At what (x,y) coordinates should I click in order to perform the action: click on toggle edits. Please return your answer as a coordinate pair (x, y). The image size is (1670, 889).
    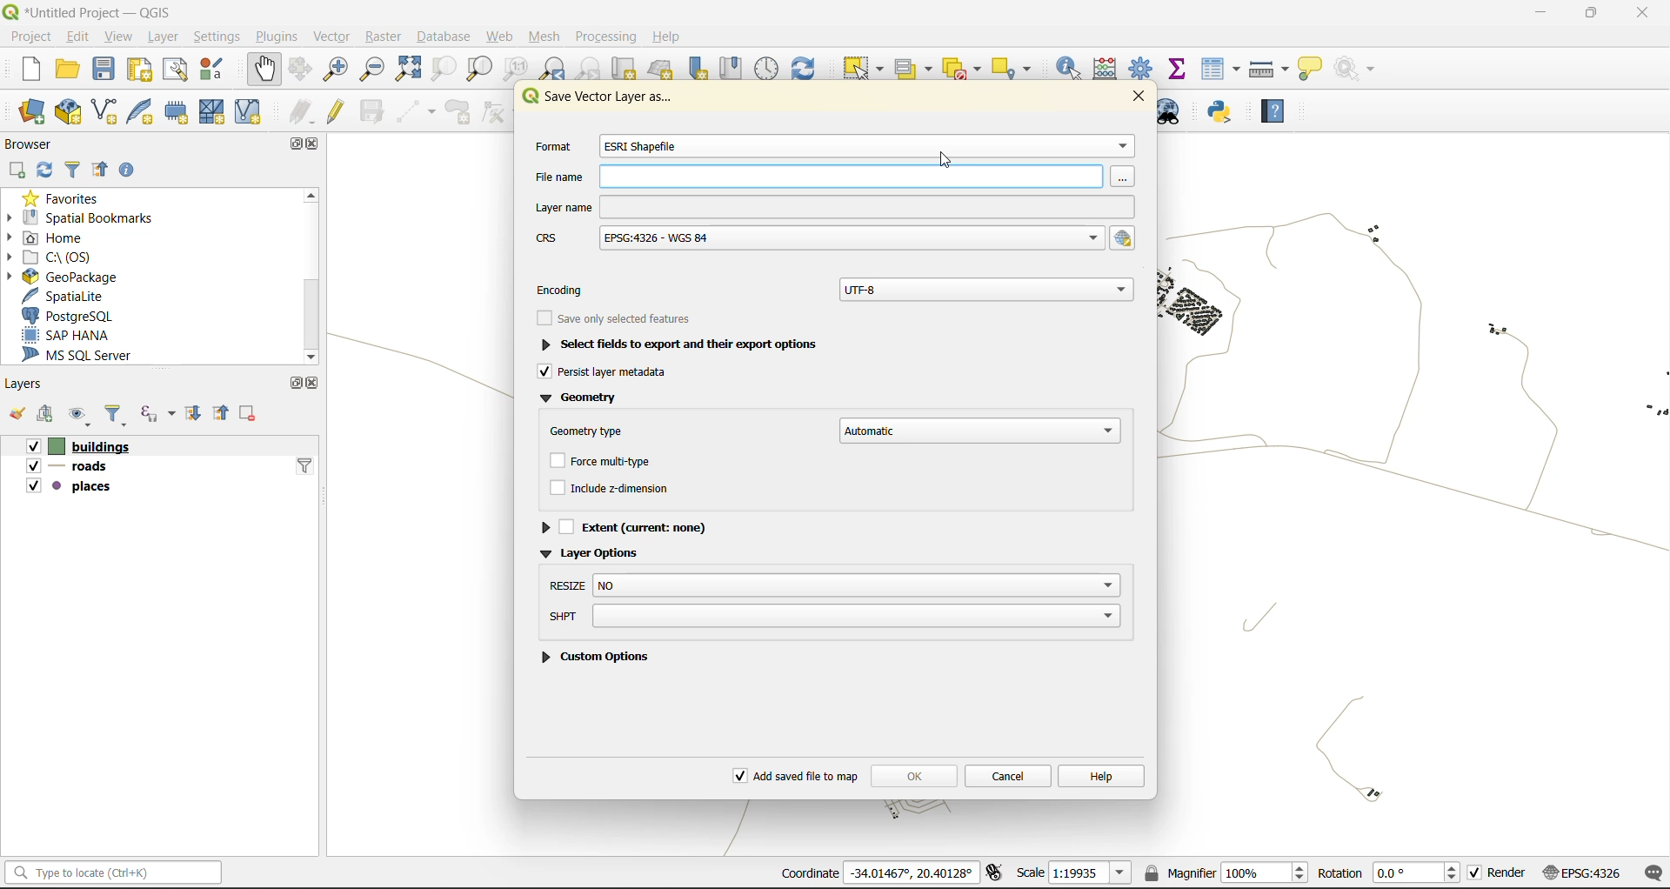
    Looking at the image, I should click on (336, 110).